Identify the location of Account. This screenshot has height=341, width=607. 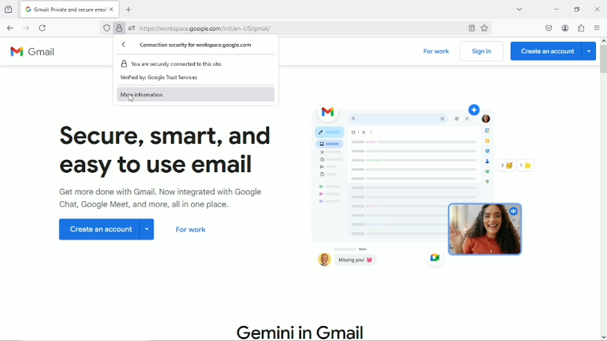
(565, 28).